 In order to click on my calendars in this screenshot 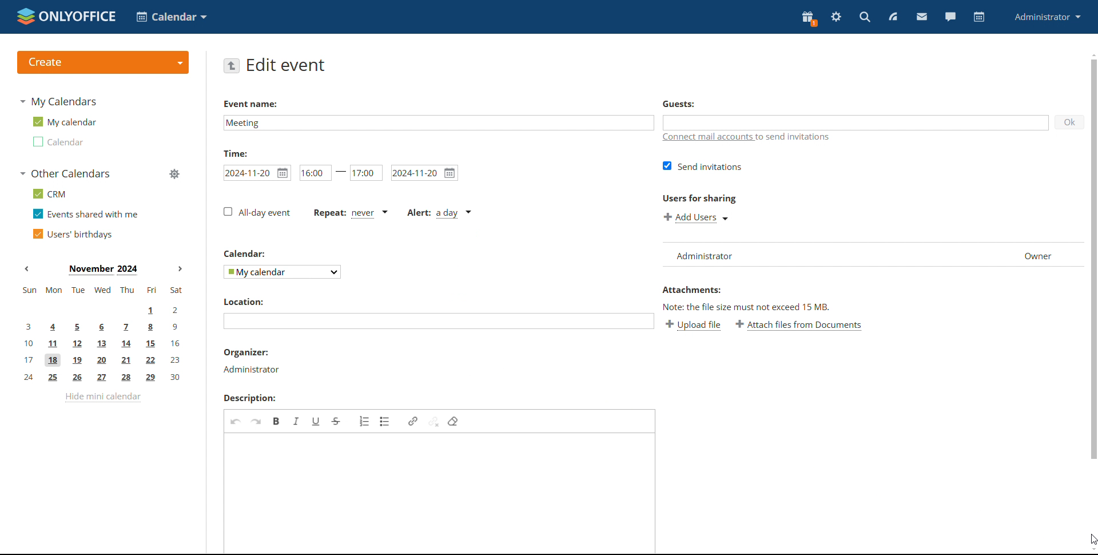, I will do `click(58, 101)`.